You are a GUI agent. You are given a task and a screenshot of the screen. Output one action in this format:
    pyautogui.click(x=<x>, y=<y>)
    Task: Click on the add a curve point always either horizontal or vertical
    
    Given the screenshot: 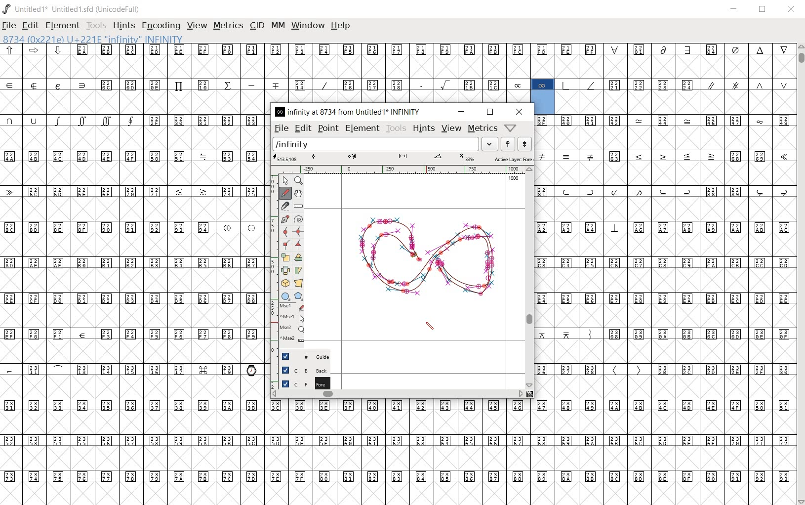 What is the action you would take?
    pyautogui.click(x=297, y=231)
    